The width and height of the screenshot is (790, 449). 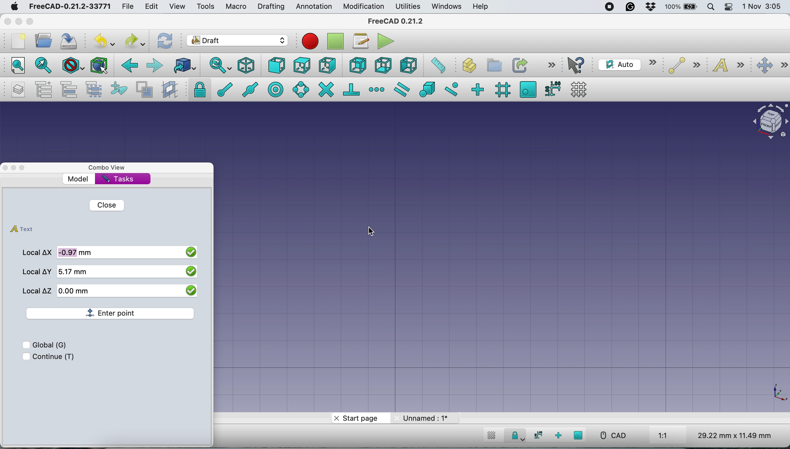 I want to click on sync view, so click(x=220, y=65).